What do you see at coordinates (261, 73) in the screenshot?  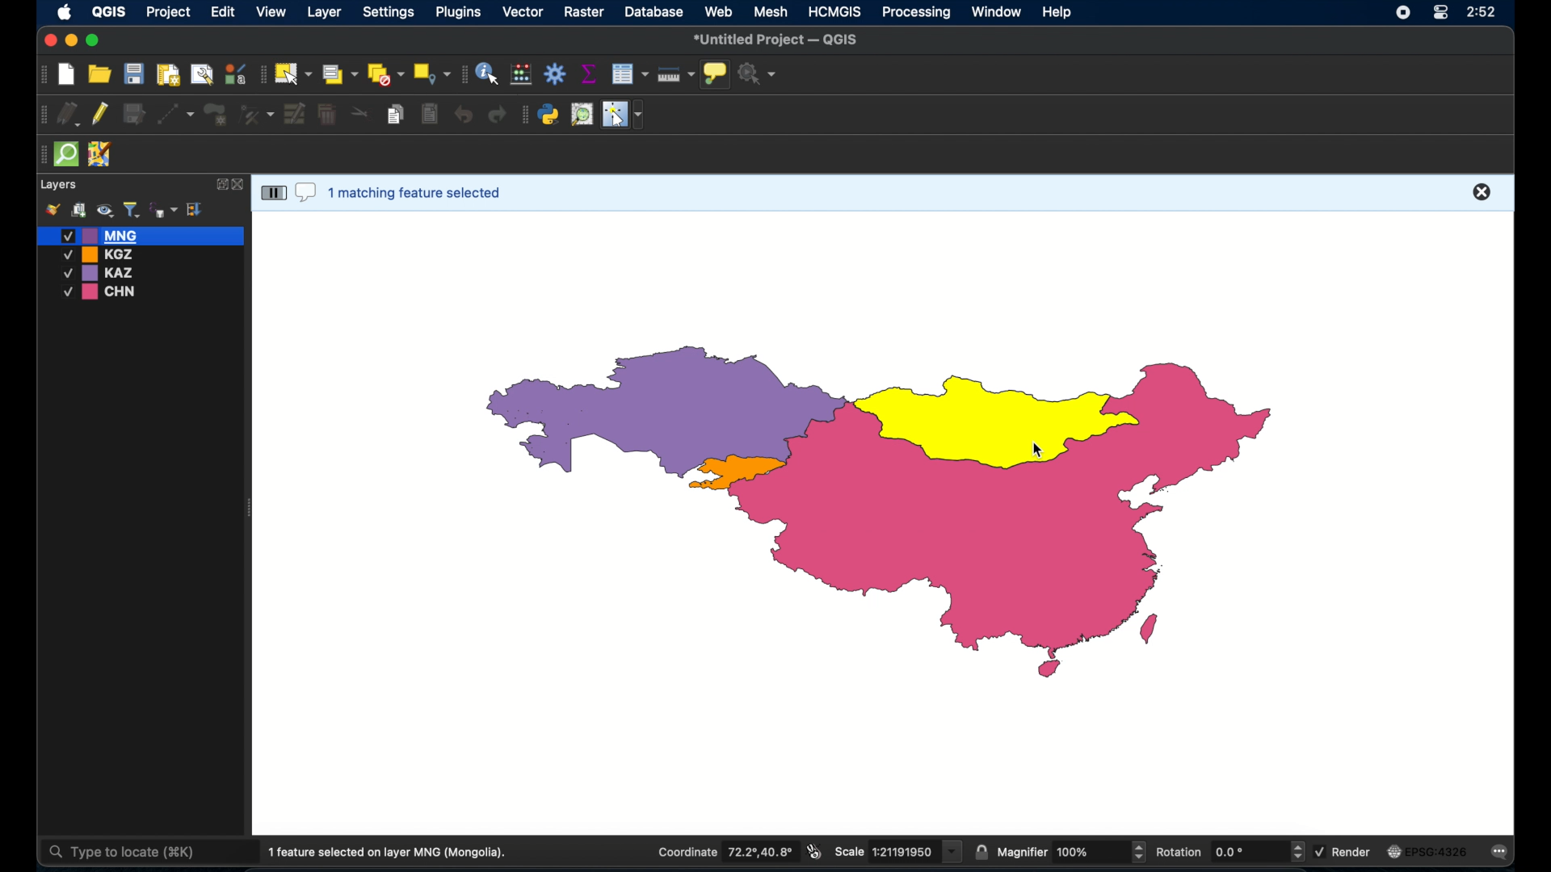 I see `selection toolbar` at bounding box center [261, 73].